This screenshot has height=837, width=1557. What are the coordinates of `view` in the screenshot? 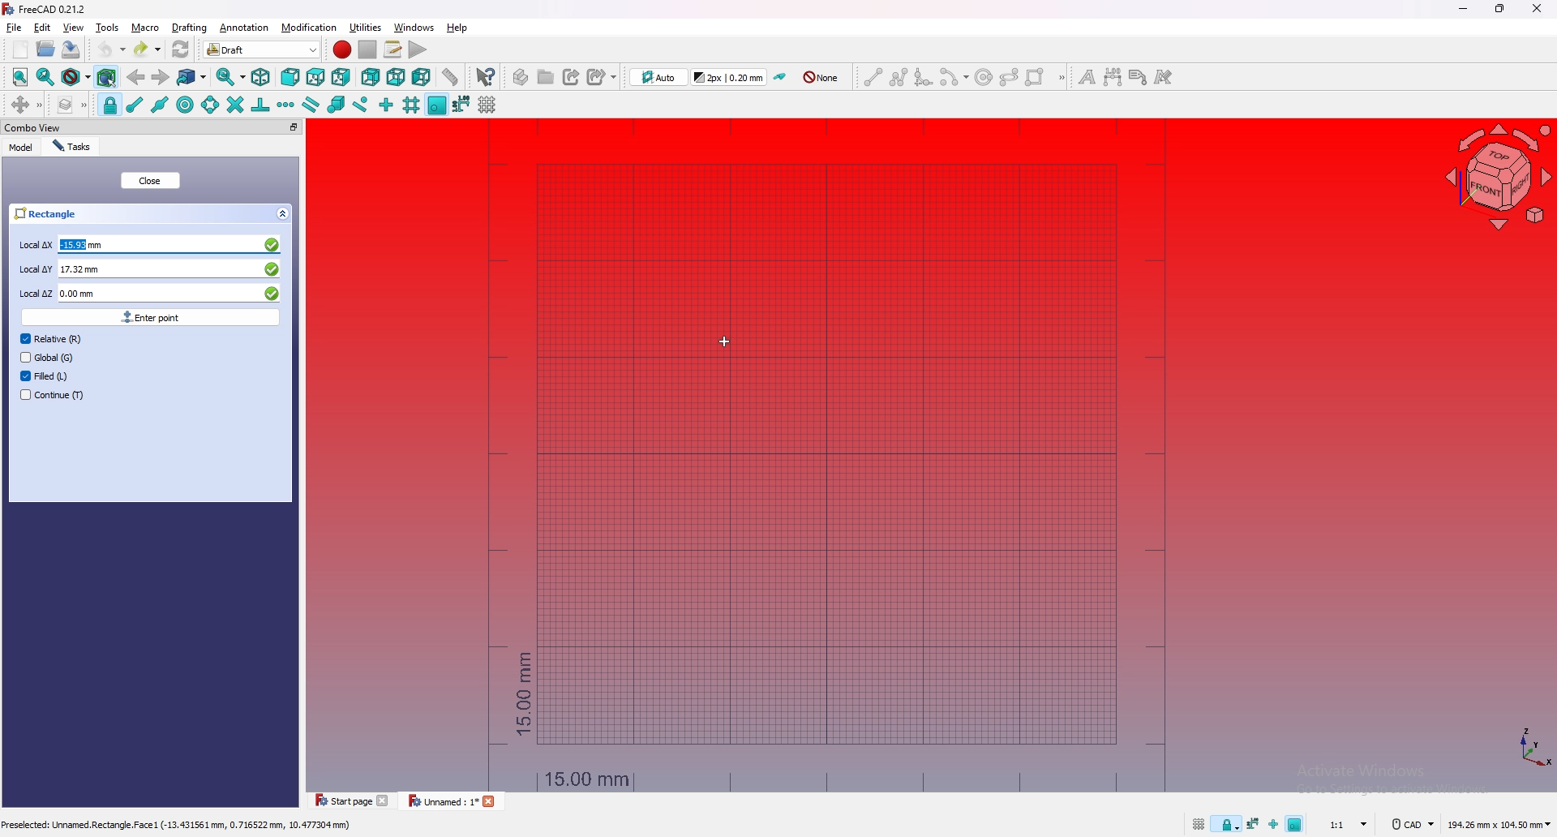 It's located at (73, 28).